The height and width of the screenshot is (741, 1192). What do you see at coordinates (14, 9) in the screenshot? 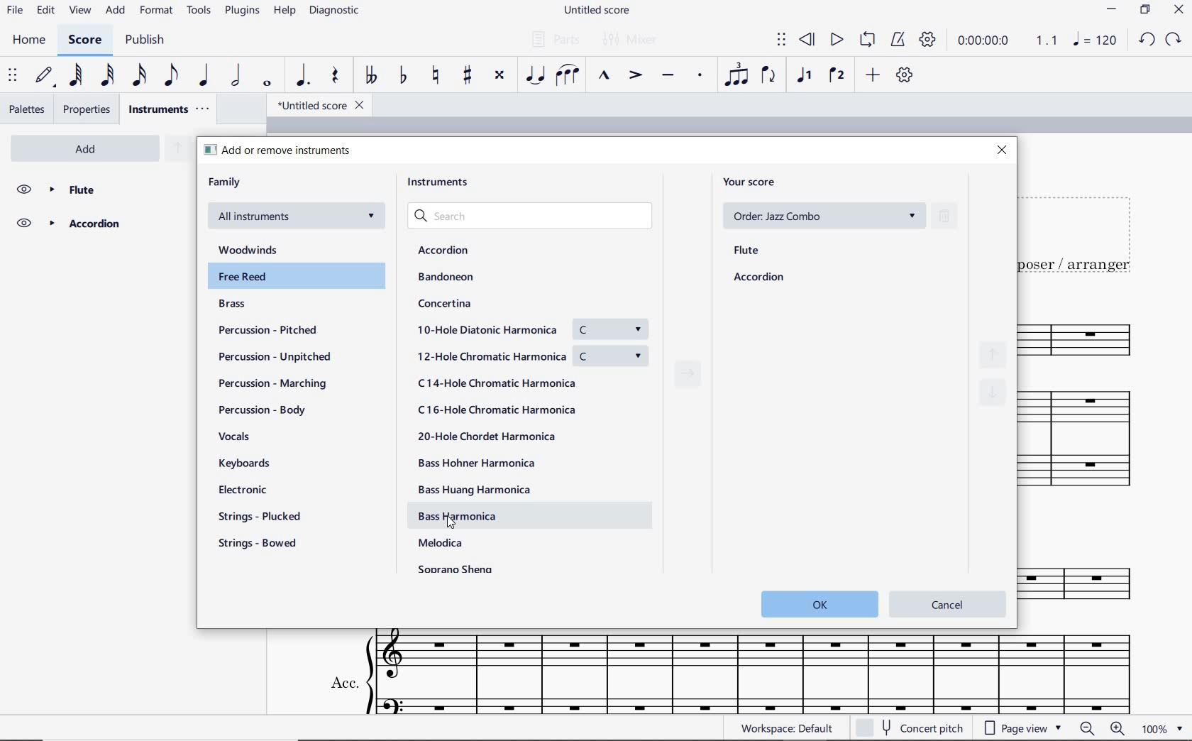
I see `FILE` at bounding box center [14, 9].